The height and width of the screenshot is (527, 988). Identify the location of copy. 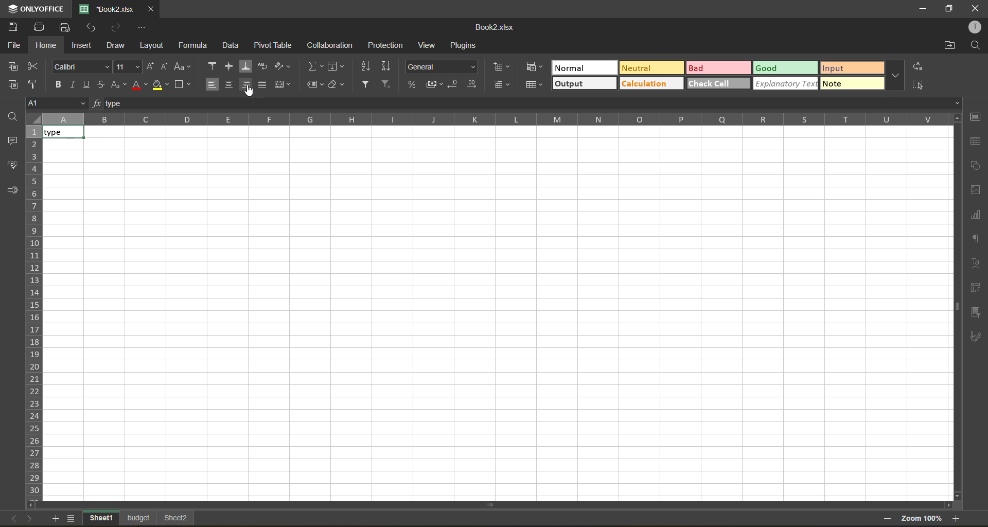
(15, 66).